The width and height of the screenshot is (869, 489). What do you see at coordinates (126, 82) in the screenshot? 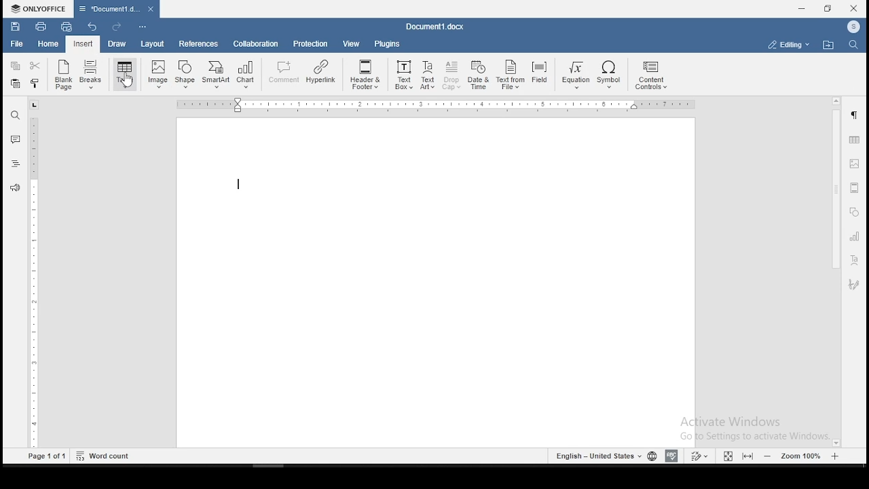
I see `cursor` at bounding box center [126, 82].